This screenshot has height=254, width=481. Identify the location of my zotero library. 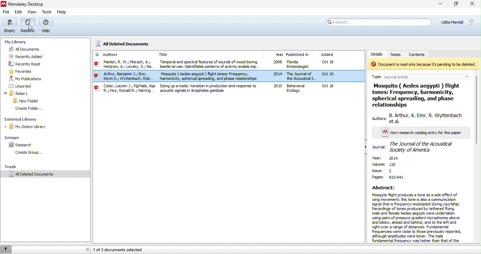
(28, 127).